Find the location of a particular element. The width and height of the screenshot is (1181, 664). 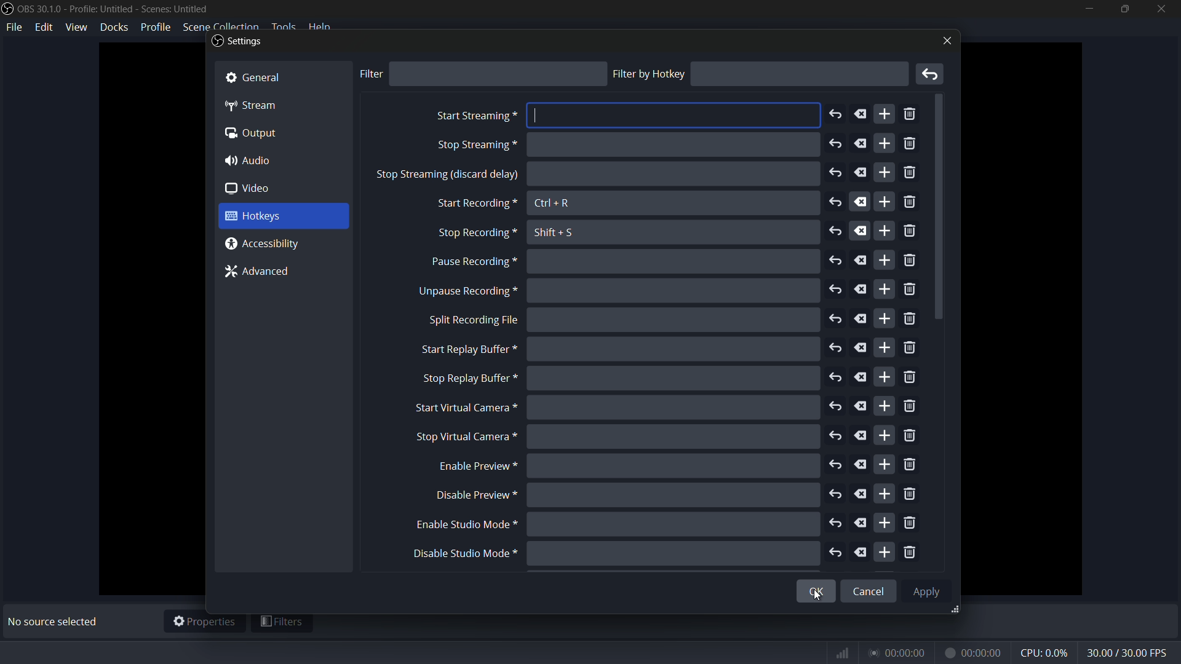

stop virtual camera is located at coordinates (463, 437).